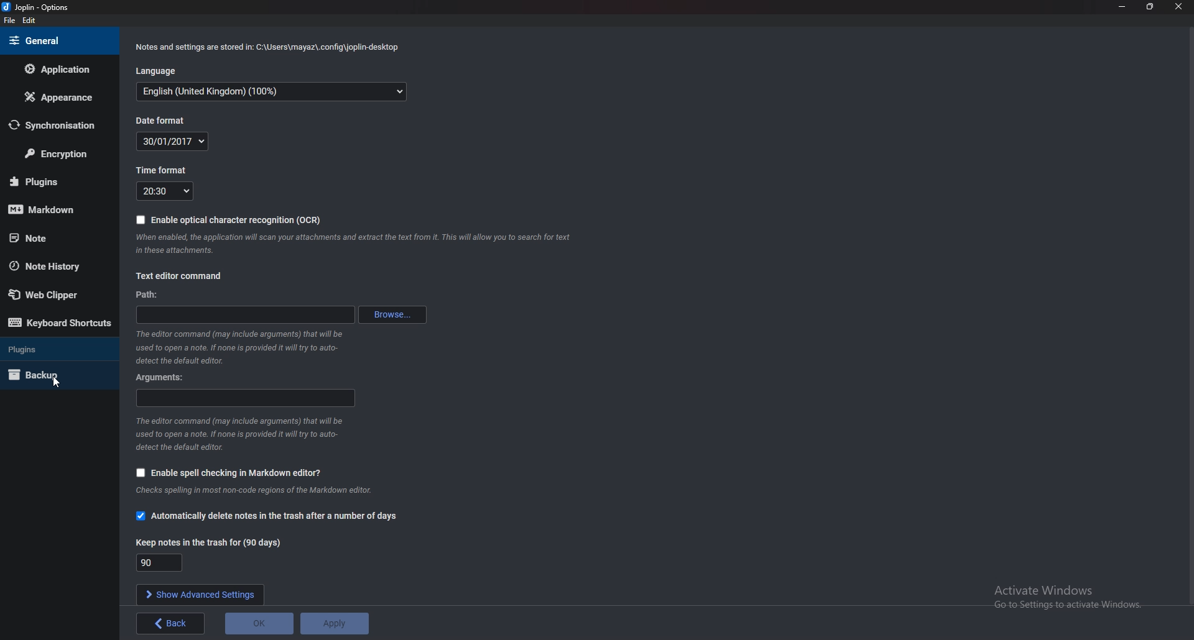  I want to click on Info on ocr, so click(349, 244).